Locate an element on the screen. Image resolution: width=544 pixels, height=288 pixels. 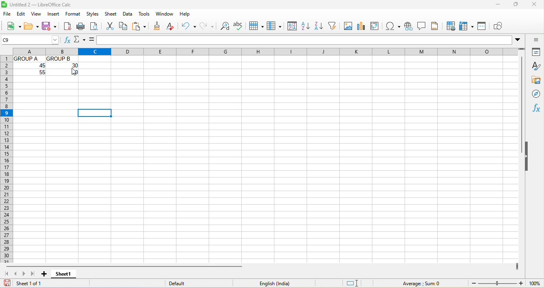
30 is located at coordinates (63, 65).